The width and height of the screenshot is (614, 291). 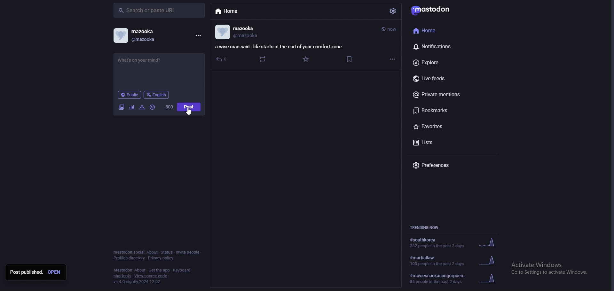 What do you see at coordinates (264, 59) in the screenshot?
I see `boost` at bounding box center [264, 59].